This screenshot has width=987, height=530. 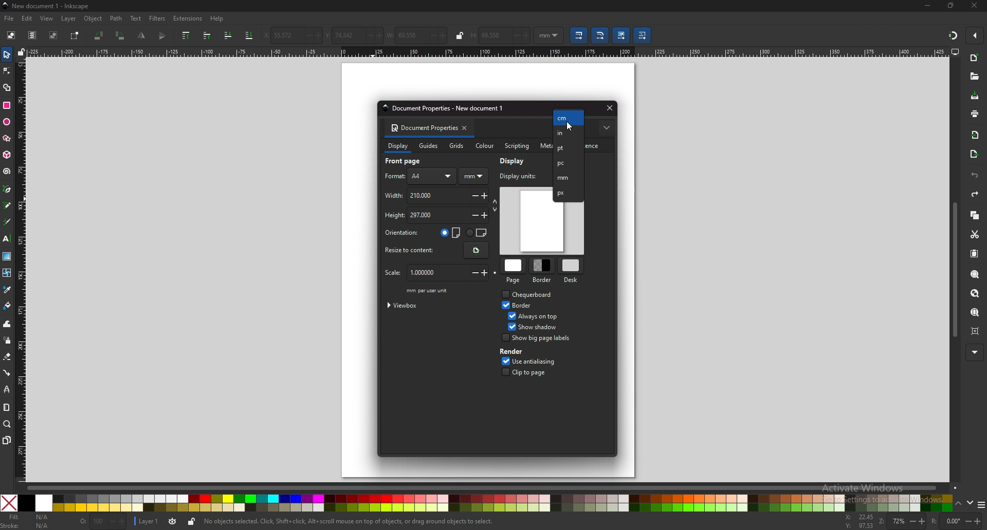 I want to click on page preview, so click(x=541, y=228).